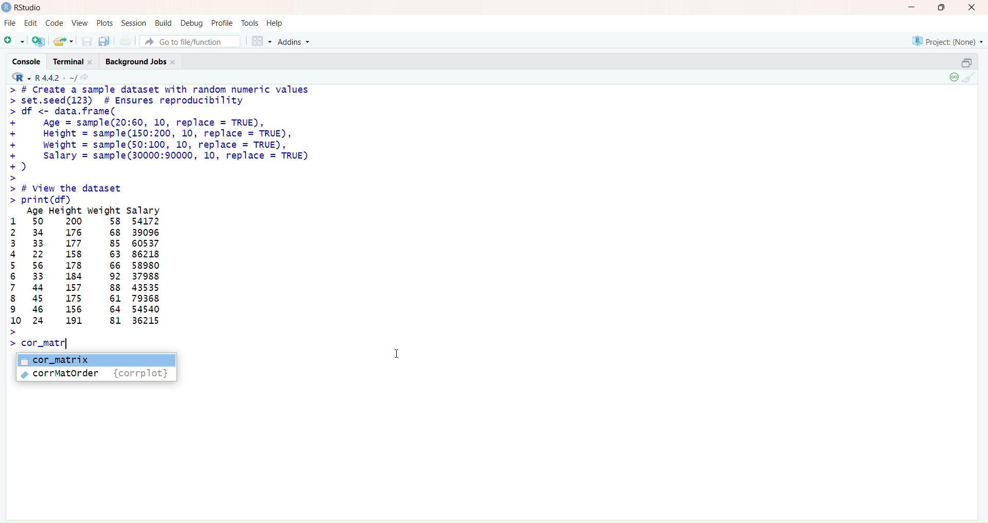 This screenshot has width=988, height=523. Describe the element at coordinates (88, 77) in the screenshot. I see `Show in new window` at that location.